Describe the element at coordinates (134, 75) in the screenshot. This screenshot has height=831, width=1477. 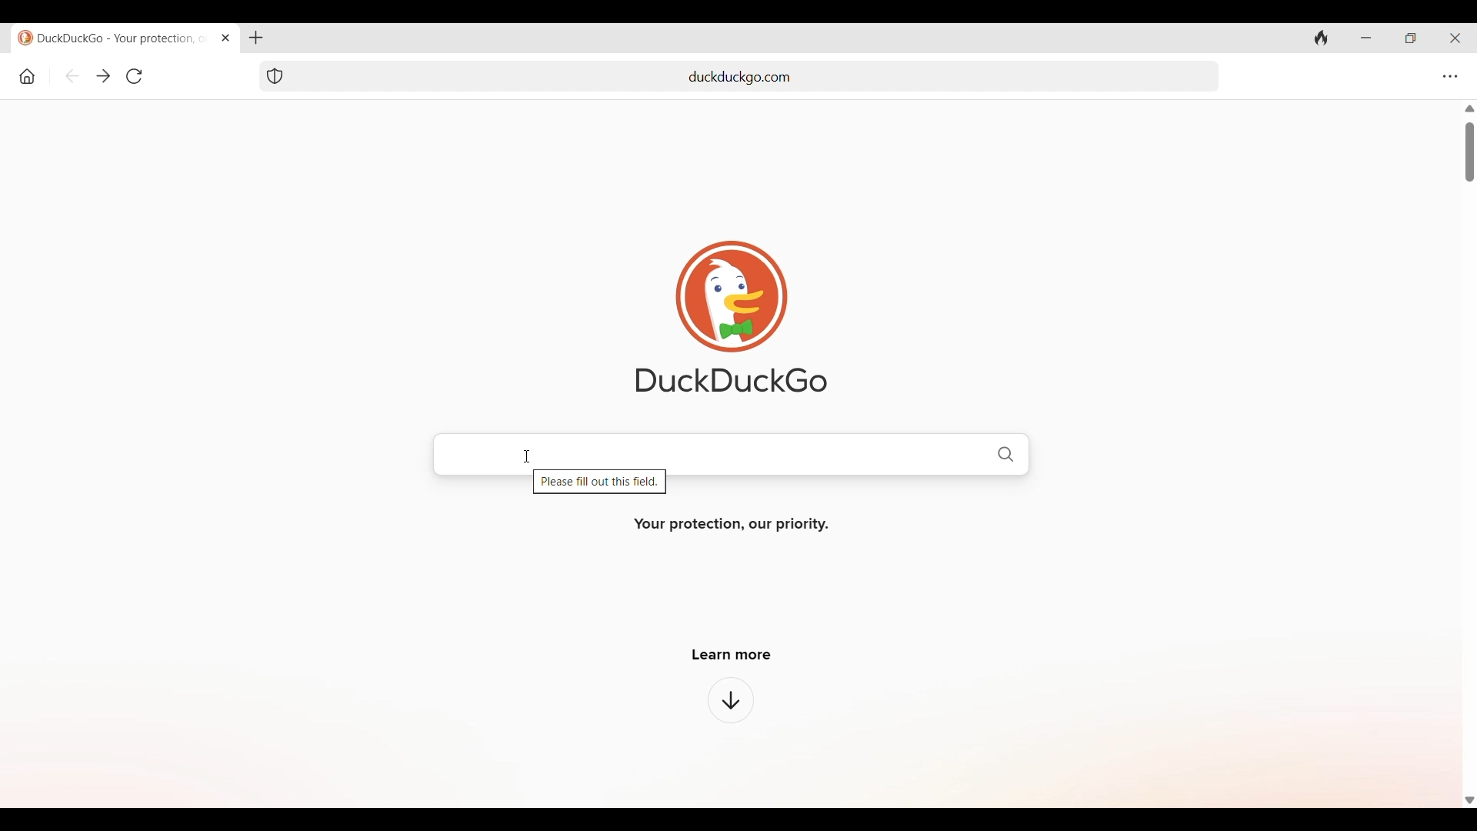
I see `Reload page` at that location.